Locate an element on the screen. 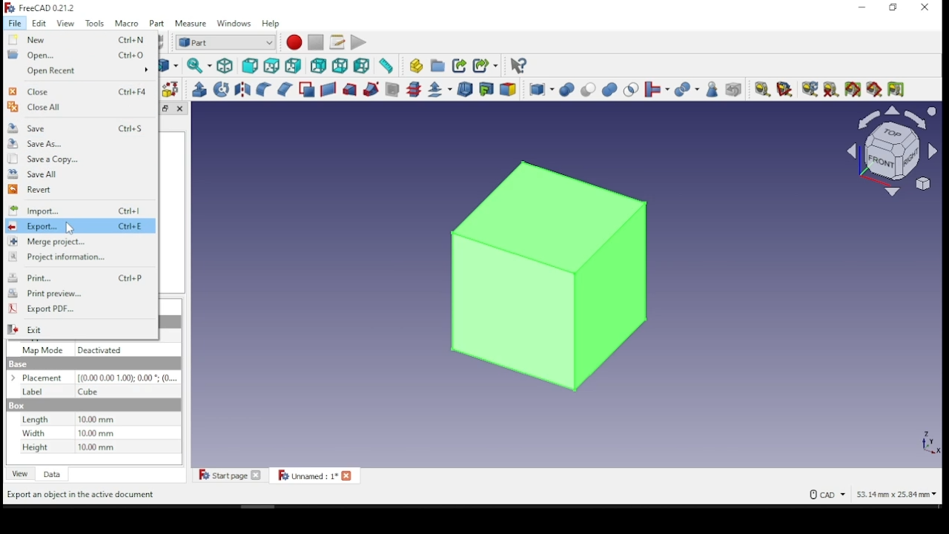 This screenshot has height=534, width=949. print preview is located at coordinates (79, 295).